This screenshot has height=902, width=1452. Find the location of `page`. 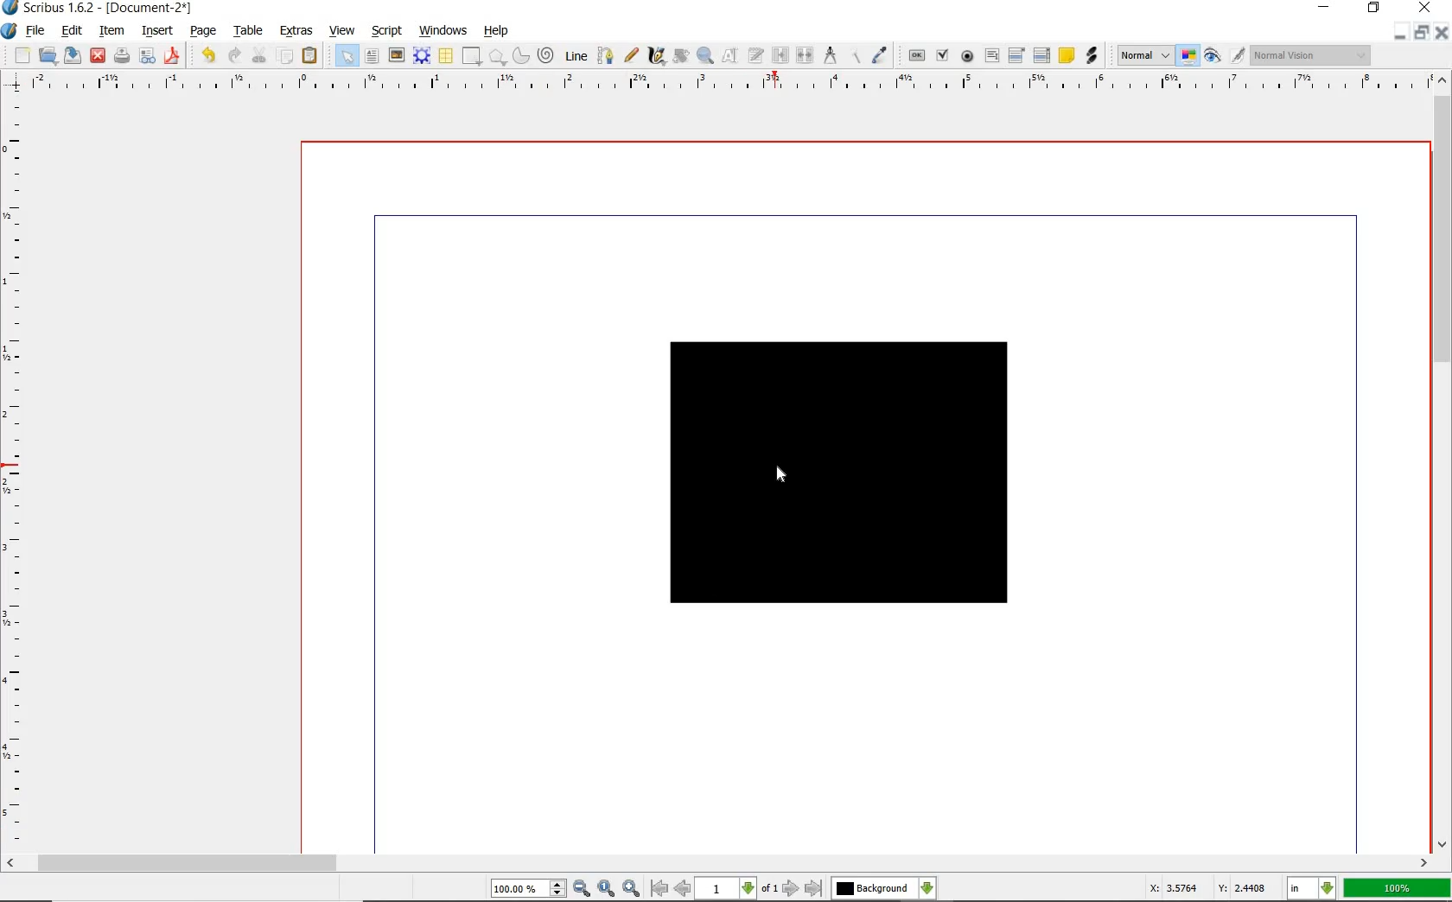

page is located at coordinates (204, 33).